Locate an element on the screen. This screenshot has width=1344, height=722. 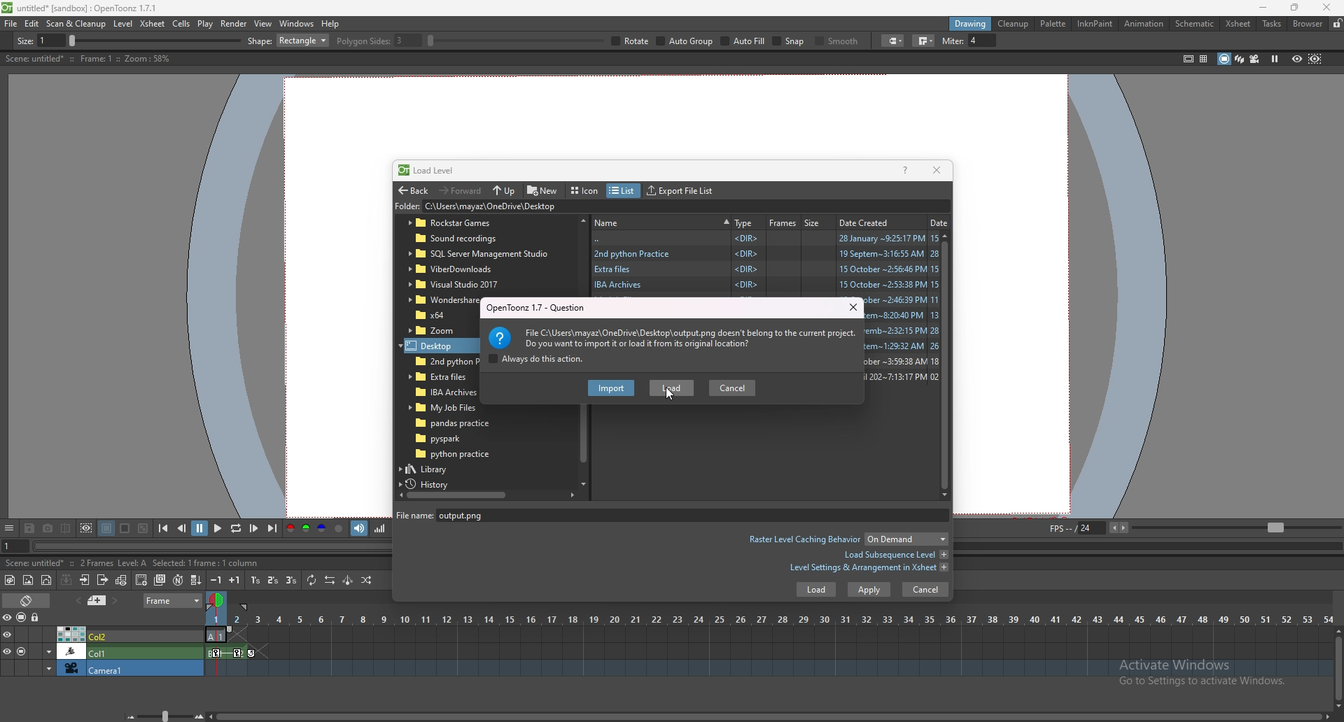
render is located at coordinates (234, 24).